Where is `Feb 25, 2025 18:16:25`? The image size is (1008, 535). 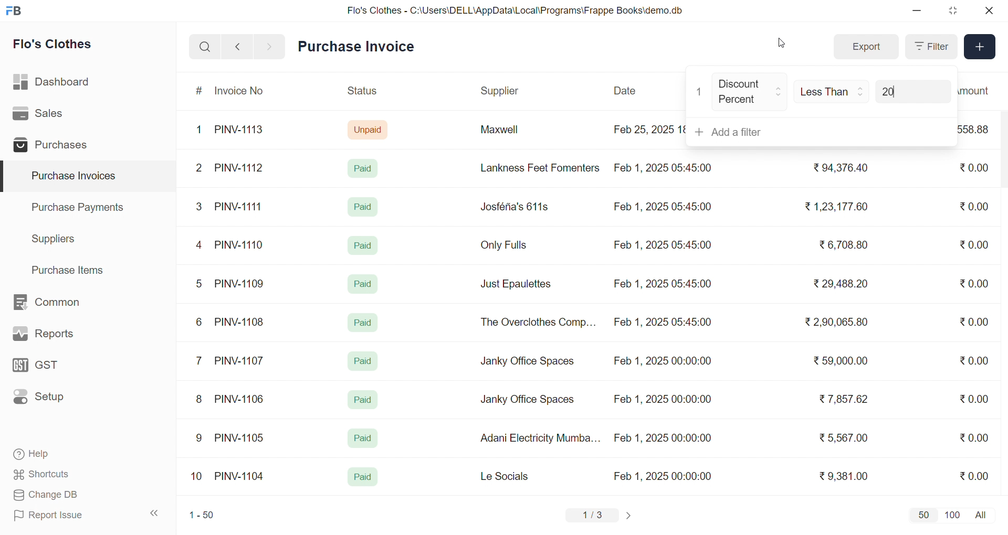 Feb 25, 2025 18:16:25 is located at coordinates (648, 129).